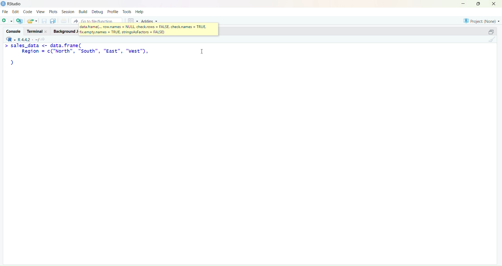 The width and height of the screenshot is (502, 266). I want to click on Background Jobs, so click(65, 31).